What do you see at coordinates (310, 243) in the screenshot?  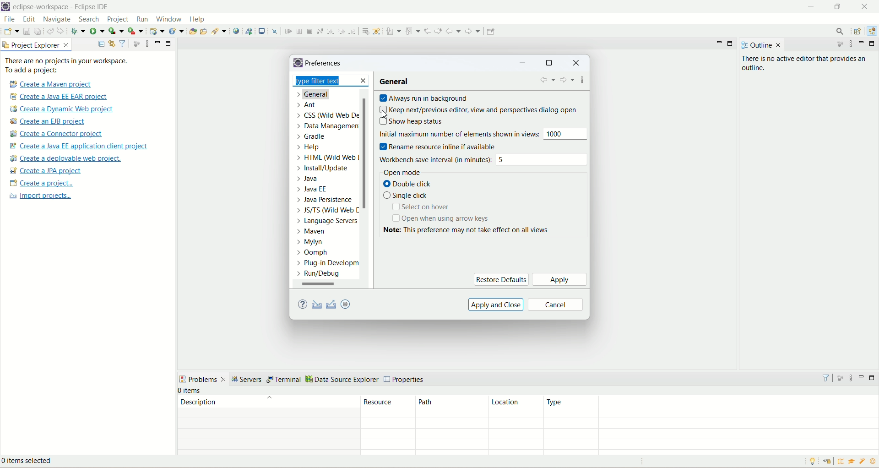 I see `mylyn` at bounding box center [310, 243].